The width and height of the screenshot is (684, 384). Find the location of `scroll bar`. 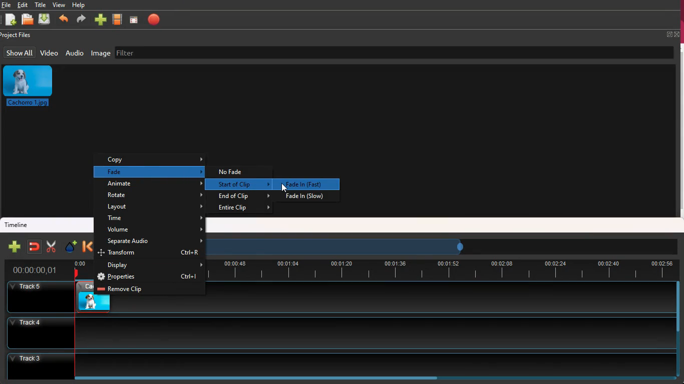

scroll bar is located at coordinates (677, 308).